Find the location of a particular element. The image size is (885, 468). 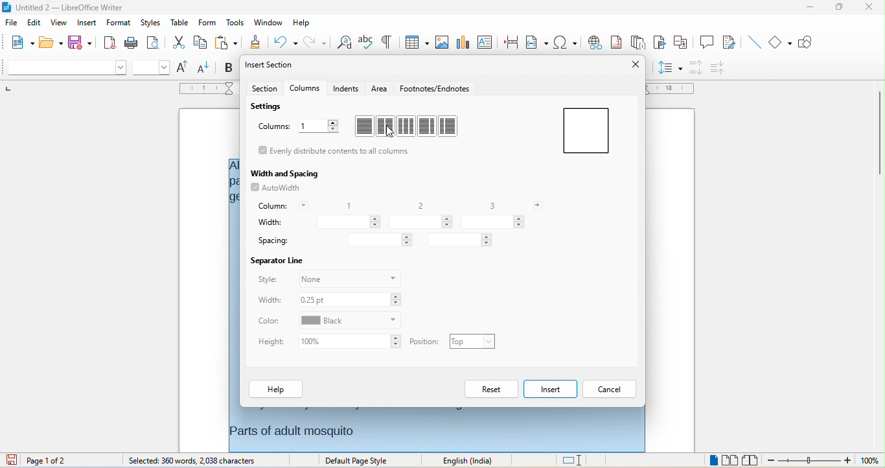

column is located at coordinates (282, 205).